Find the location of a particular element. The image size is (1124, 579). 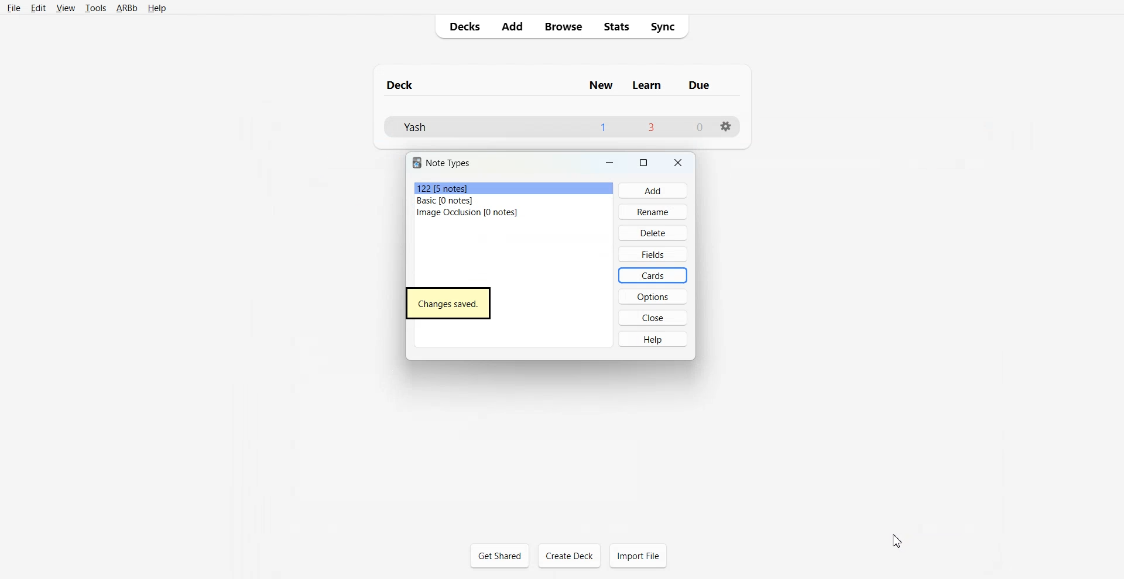

Stats is located at coordinates (618, 26).